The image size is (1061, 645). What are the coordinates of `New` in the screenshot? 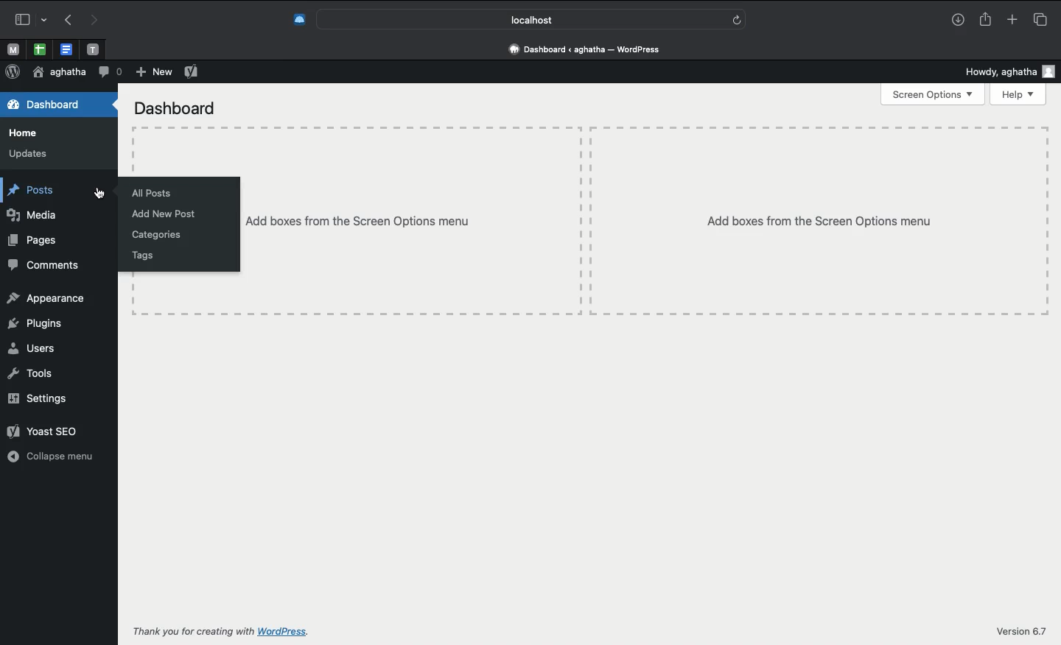 It's located at (153, 72).